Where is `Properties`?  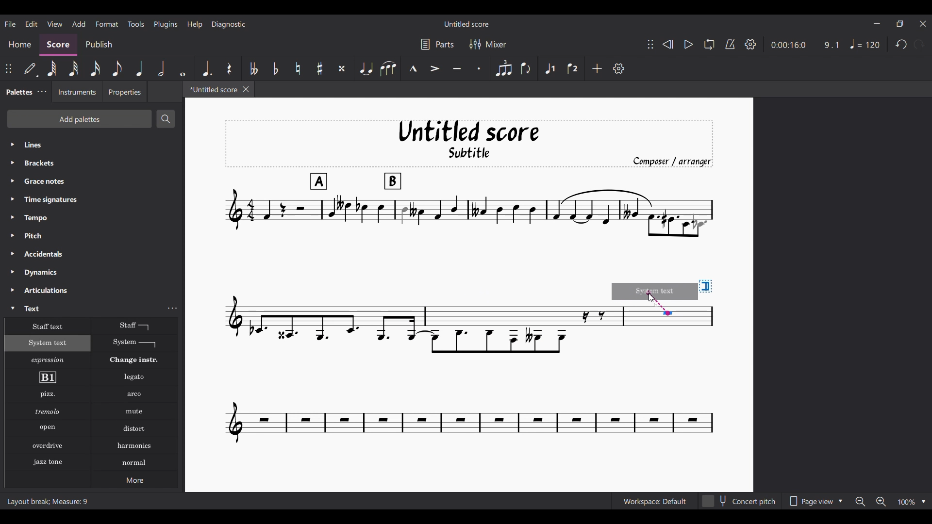
Properties is located at coordinates (125, 91).